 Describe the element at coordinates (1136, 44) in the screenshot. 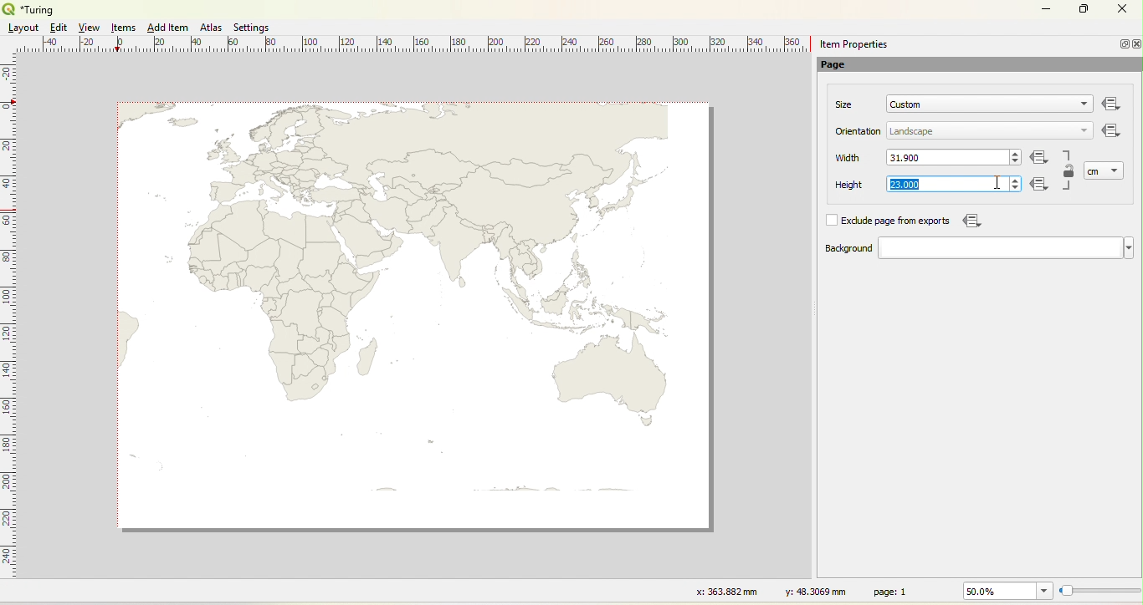

I see `Close` at that location.